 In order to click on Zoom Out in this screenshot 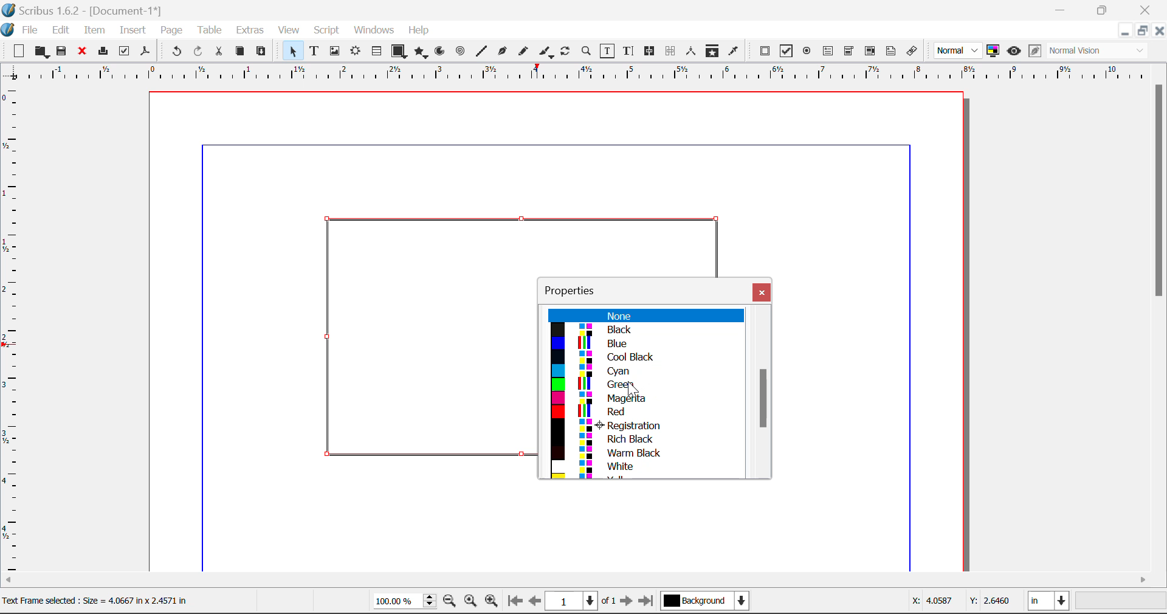, I will do `click(451, 602)`.